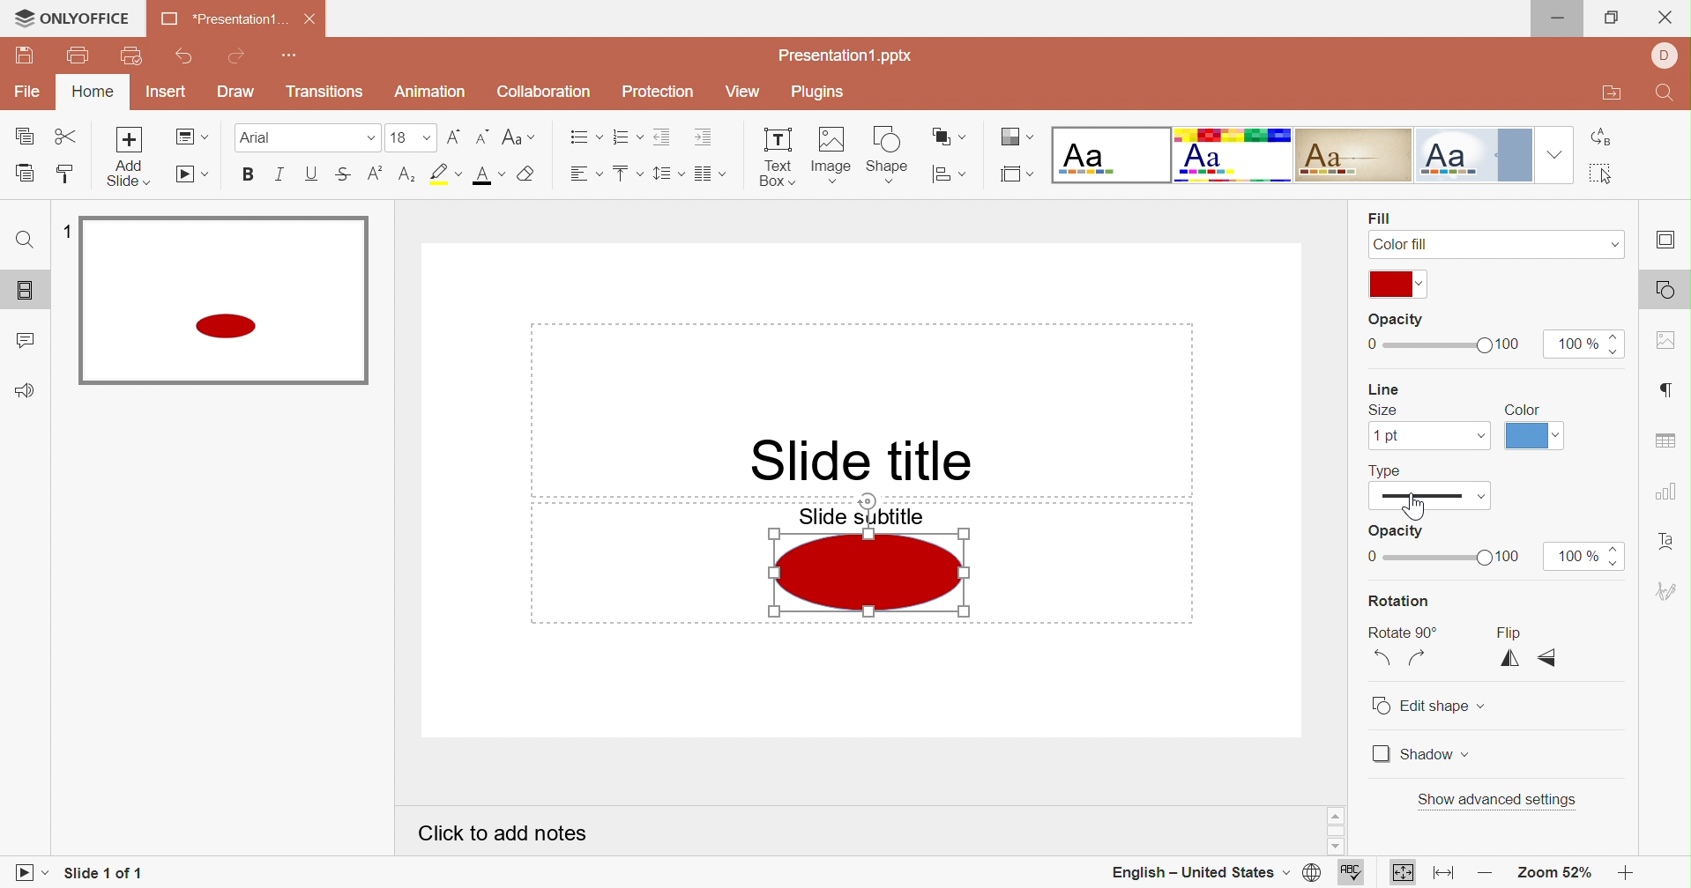  I want to click on 0, so click(1372, 557).